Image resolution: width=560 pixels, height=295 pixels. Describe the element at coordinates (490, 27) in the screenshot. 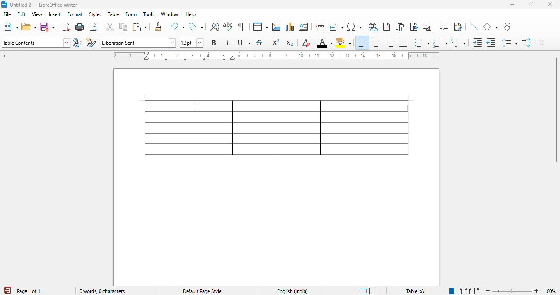

I see `basic shapes` at that location.